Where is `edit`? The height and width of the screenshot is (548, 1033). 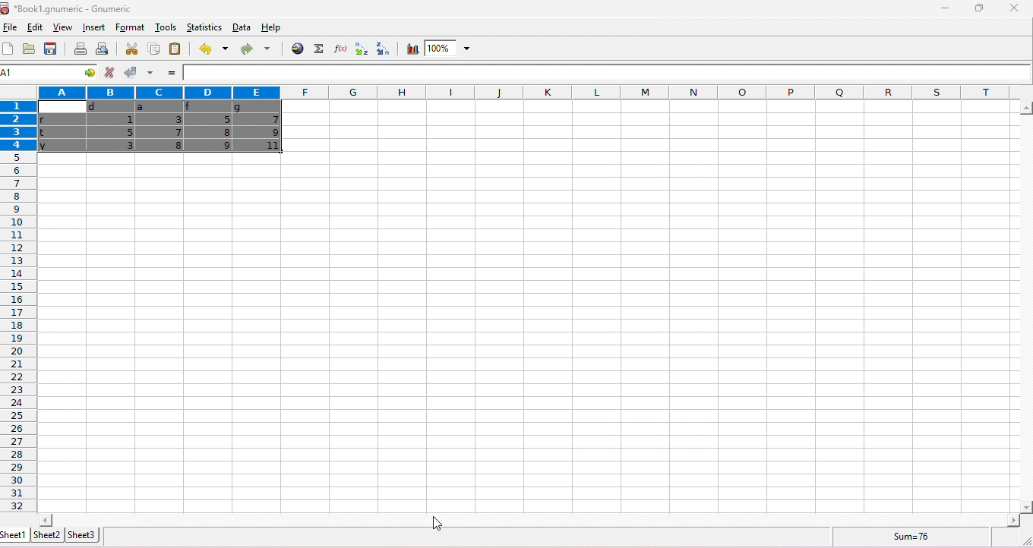
edit is located at coordinates (33, 28).